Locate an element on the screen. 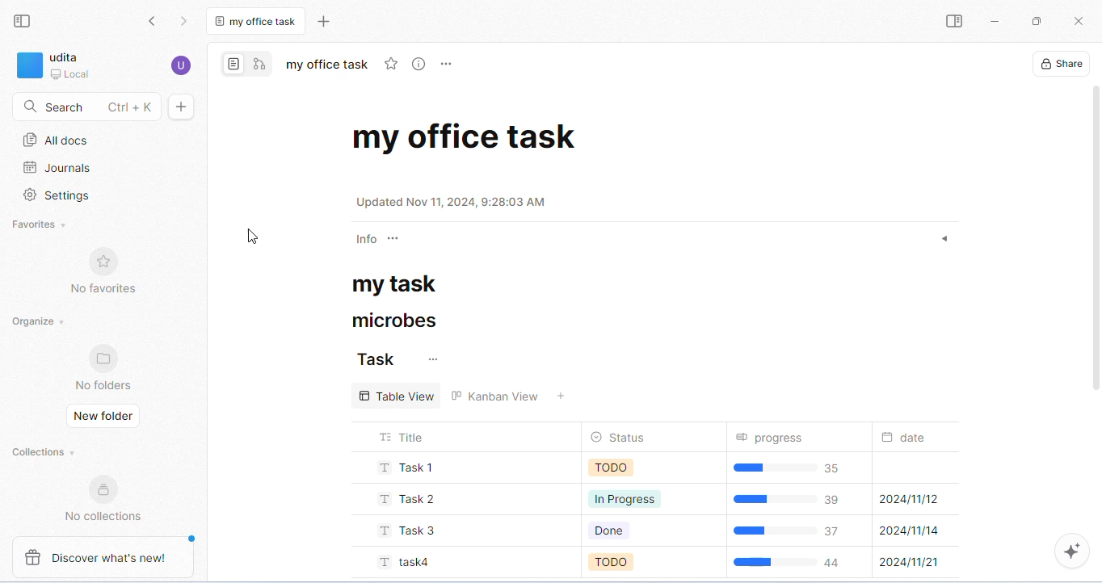 The height and width of the screenshot is (583, 1102). new folder is located at coordinates (105, 417).